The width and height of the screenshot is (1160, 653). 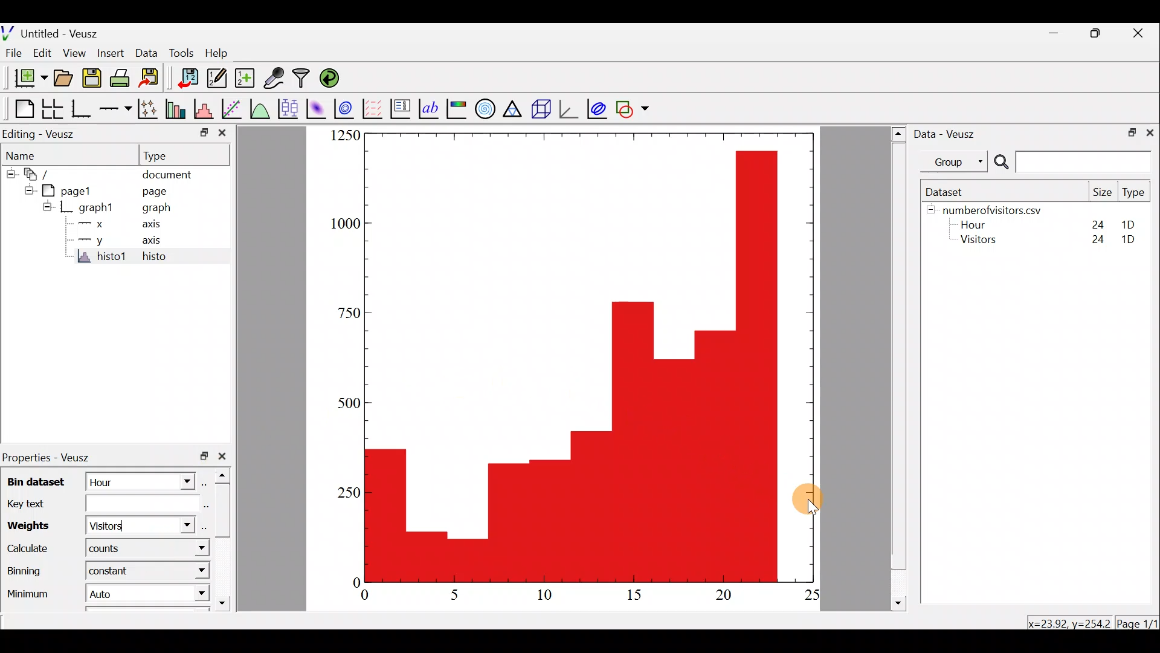 What do you see at coordinates (120, 77) in the screenshot?
I see `print the document` at bounding box center [120, 77].